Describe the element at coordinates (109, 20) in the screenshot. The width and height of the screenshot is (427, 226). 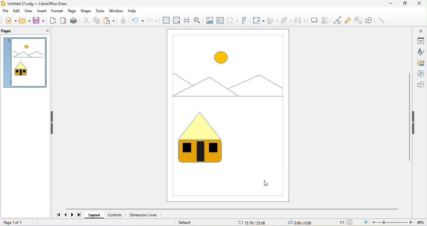
I see `paste` at that location.